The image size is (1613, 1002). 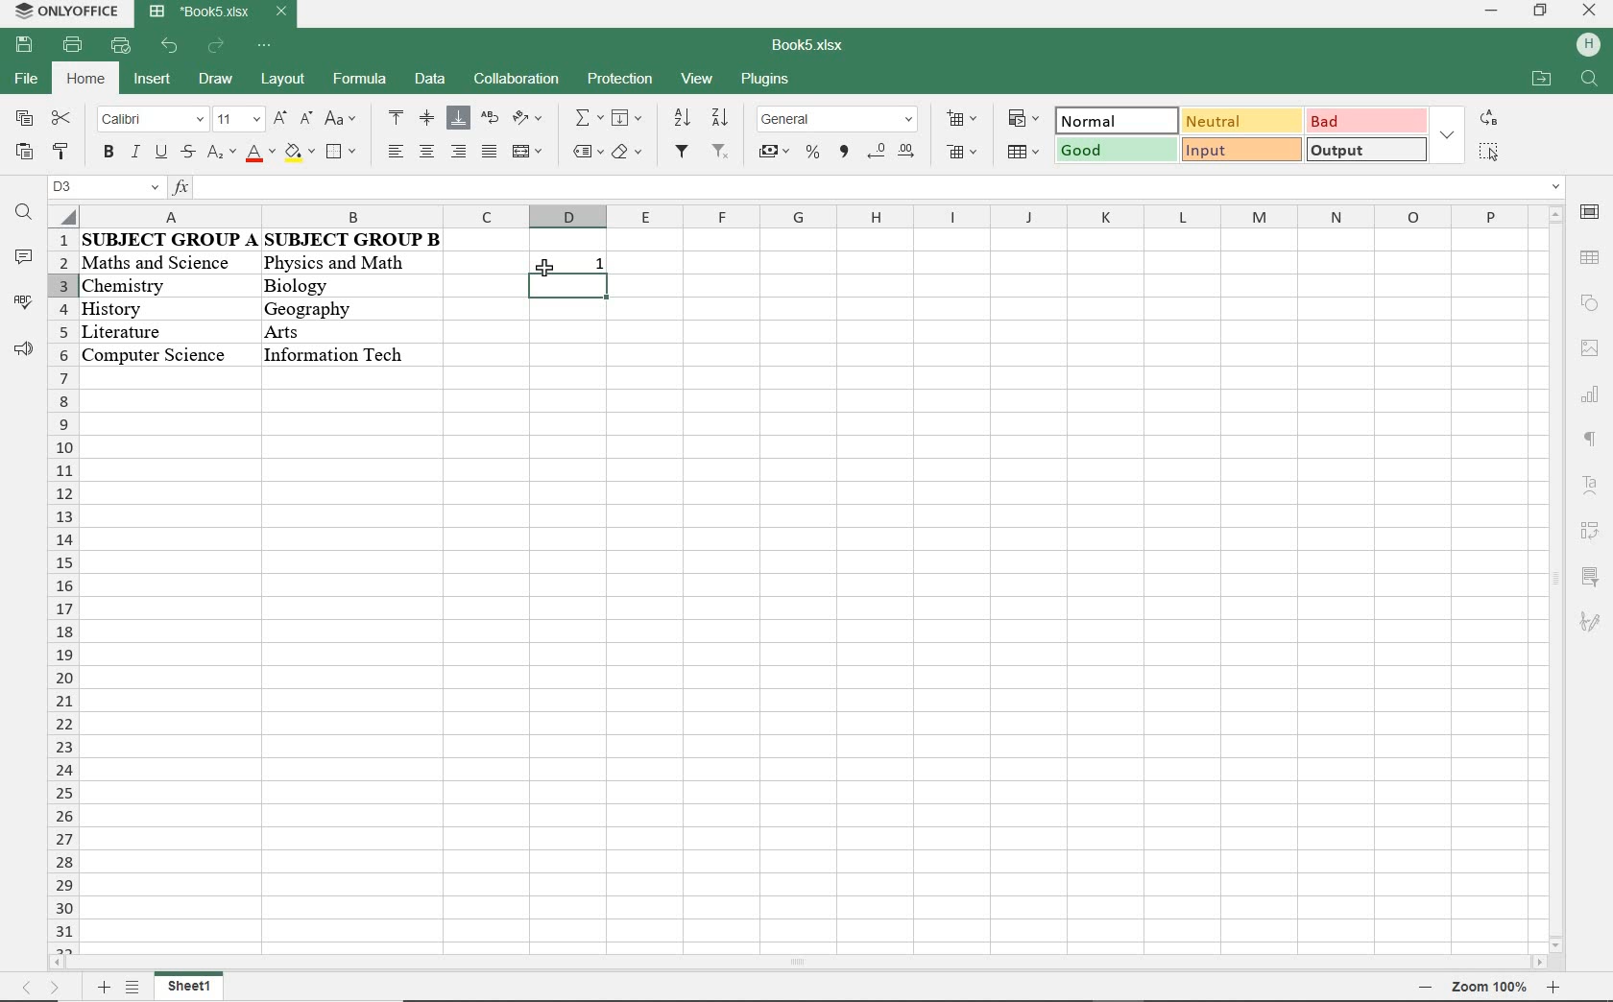 I want to click on delete cells, so click(x=964, y=154).